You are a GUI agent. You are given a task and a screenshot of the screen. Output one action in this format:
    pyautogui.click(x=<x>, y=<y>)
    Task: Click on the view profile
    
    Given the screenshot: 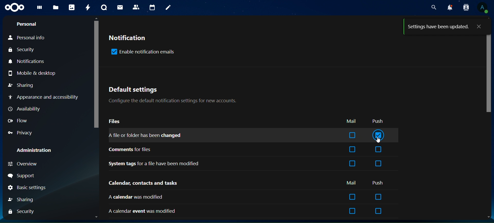 What is the action you would take?
    pyautogui.click(x=482, y=8)
    